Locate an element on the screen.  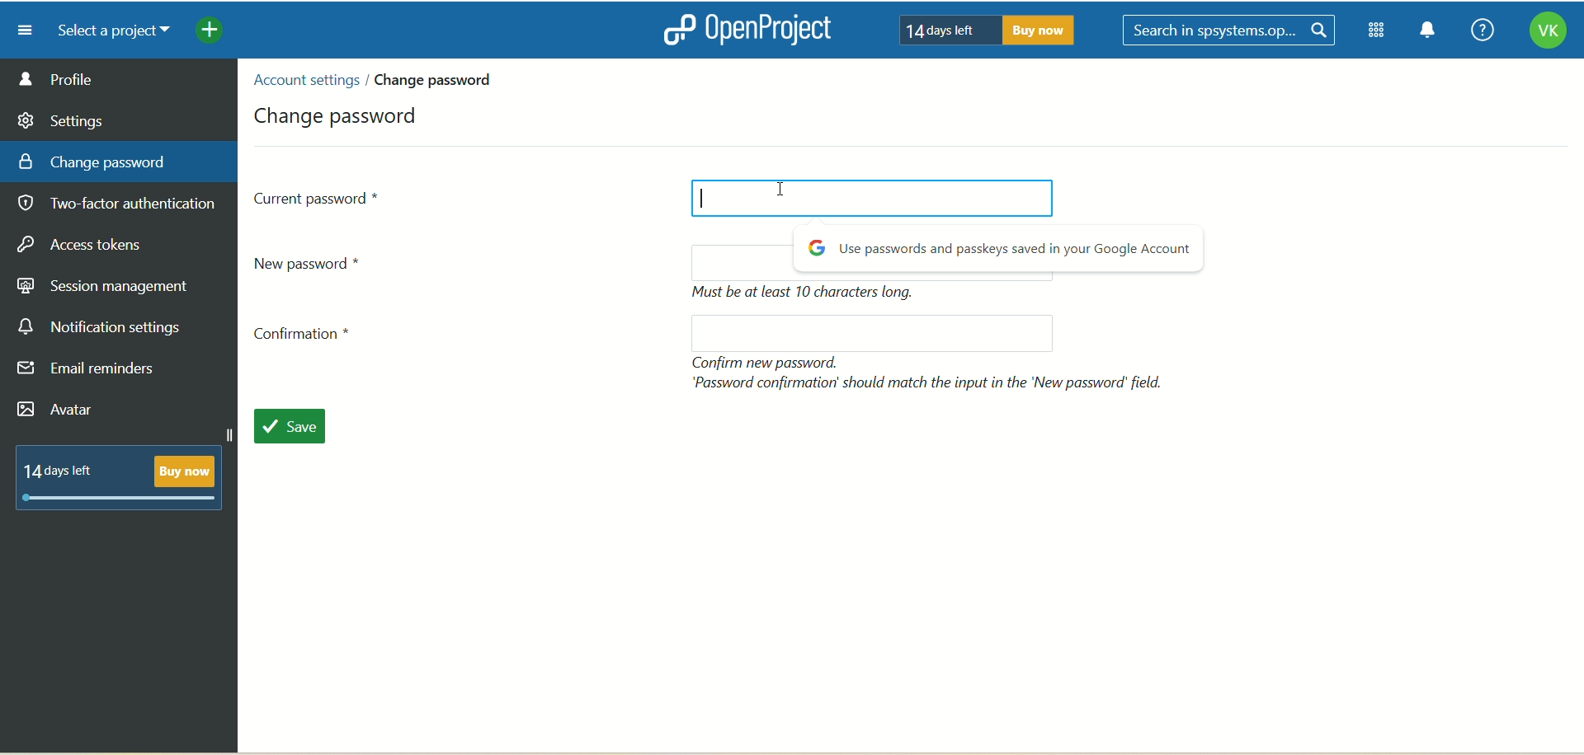
cursor is located at coordinates (789, 197).